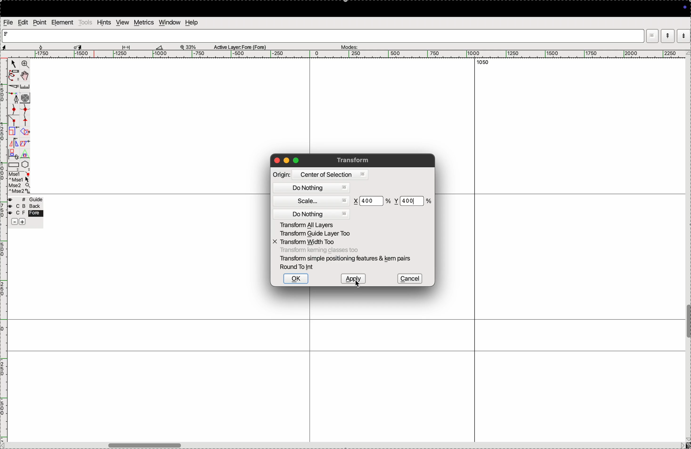 The height and width of the screenshot is (449, 691). I want to click on apply, so click(353, 279).